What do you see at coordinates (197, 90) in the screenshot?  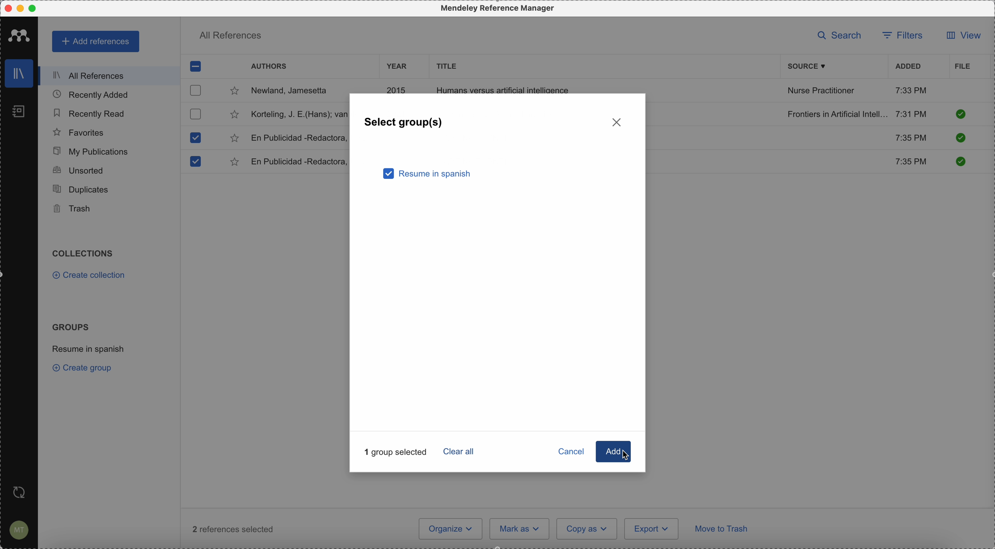 I see `checkbox` at bounding box center [197, 90].